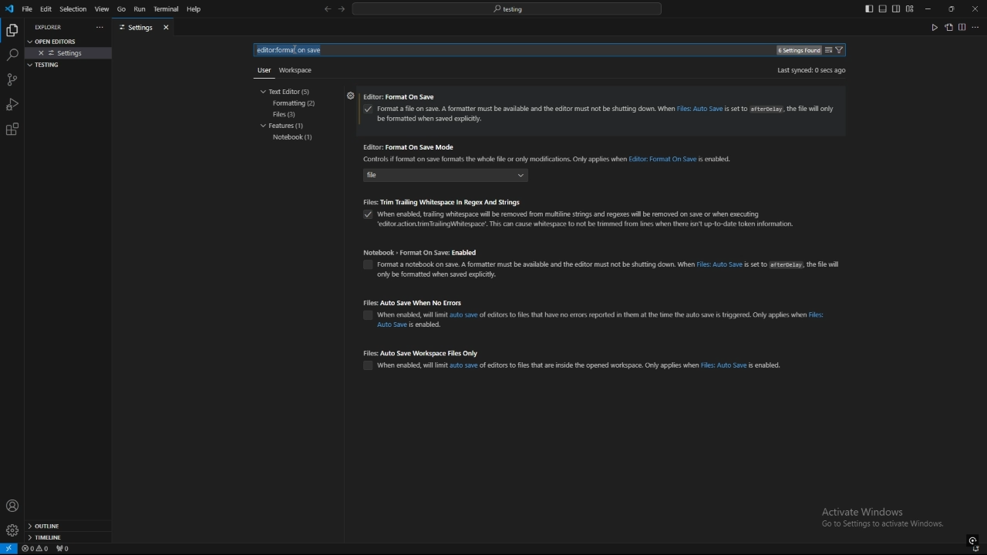 This screenshot has height=555, width=987. I want to click on notifications, so click(977, 550).